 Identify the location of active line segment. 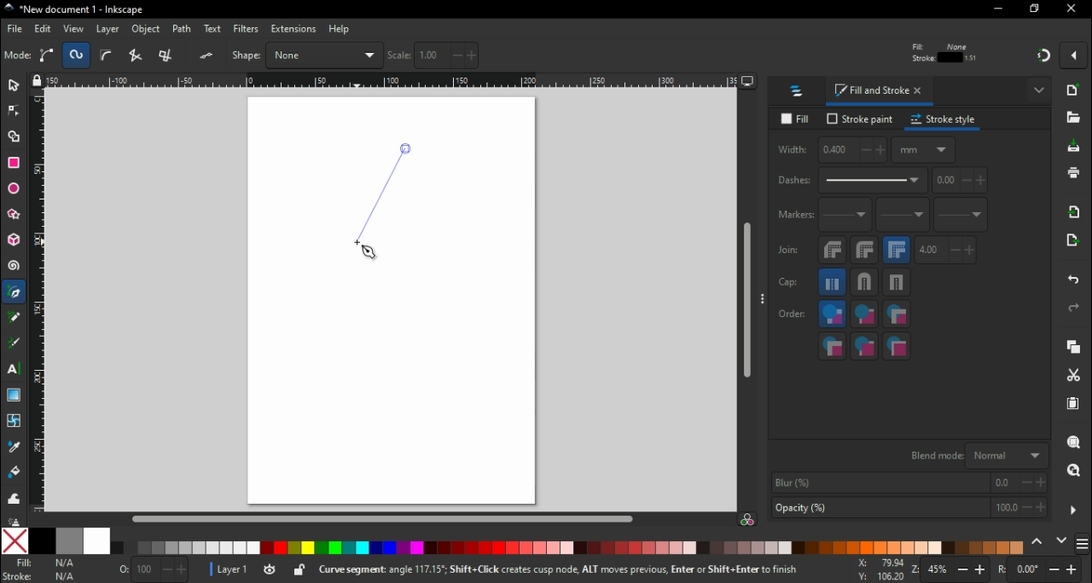
(382, 191).